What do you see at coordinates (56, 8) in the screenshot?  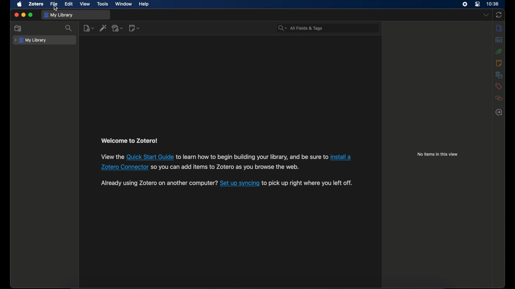 I see `cursor` at bounding box center [56, 8].